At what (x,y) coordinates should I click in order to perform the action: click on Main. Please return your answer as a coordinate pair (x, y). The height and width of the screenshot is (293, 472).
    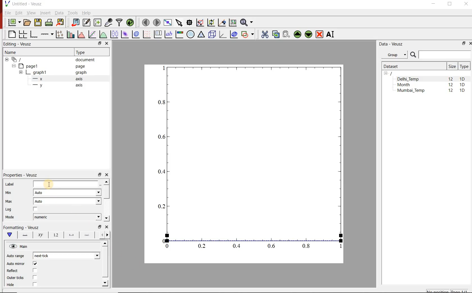
    Looking at the image, I should click on (19, 246).